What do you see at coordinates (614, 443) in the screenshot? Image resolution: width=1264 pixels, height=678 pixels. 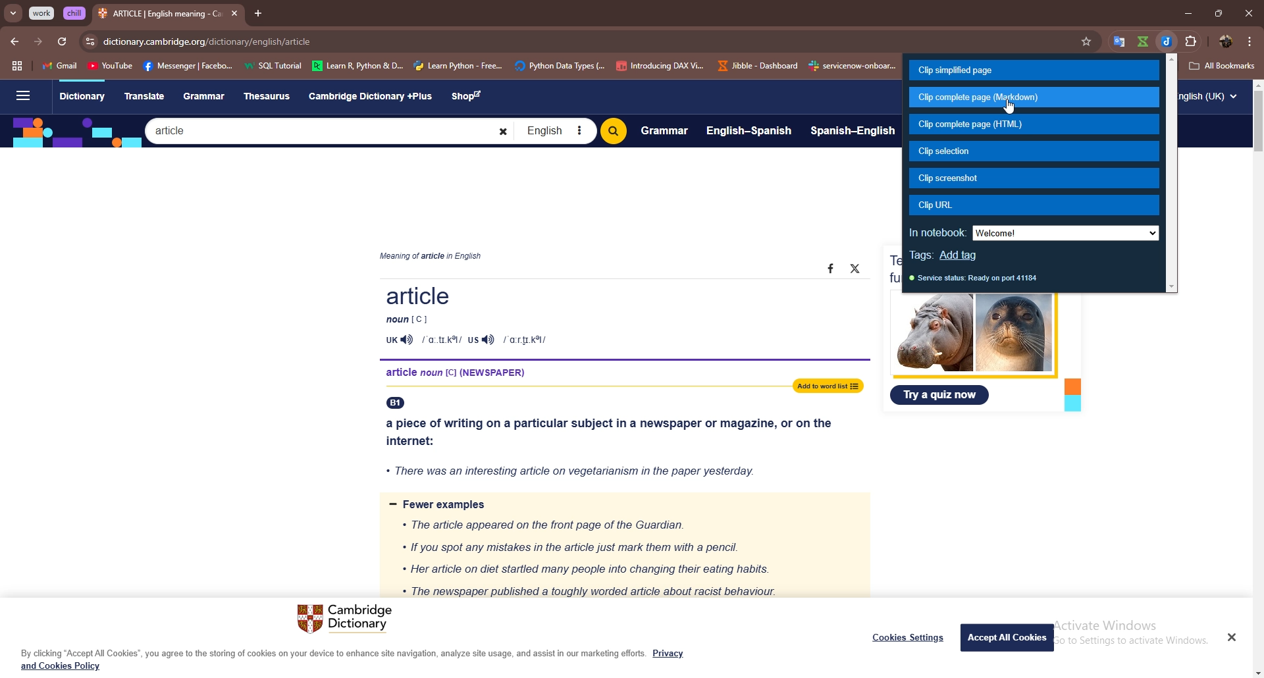 I see `a piece of writing on a particular subject in a newspaper or magazine, or on the
internet:
« There was an interesting article on vegetarianism in the paper yesterday.` at bounding box center [614, 443].